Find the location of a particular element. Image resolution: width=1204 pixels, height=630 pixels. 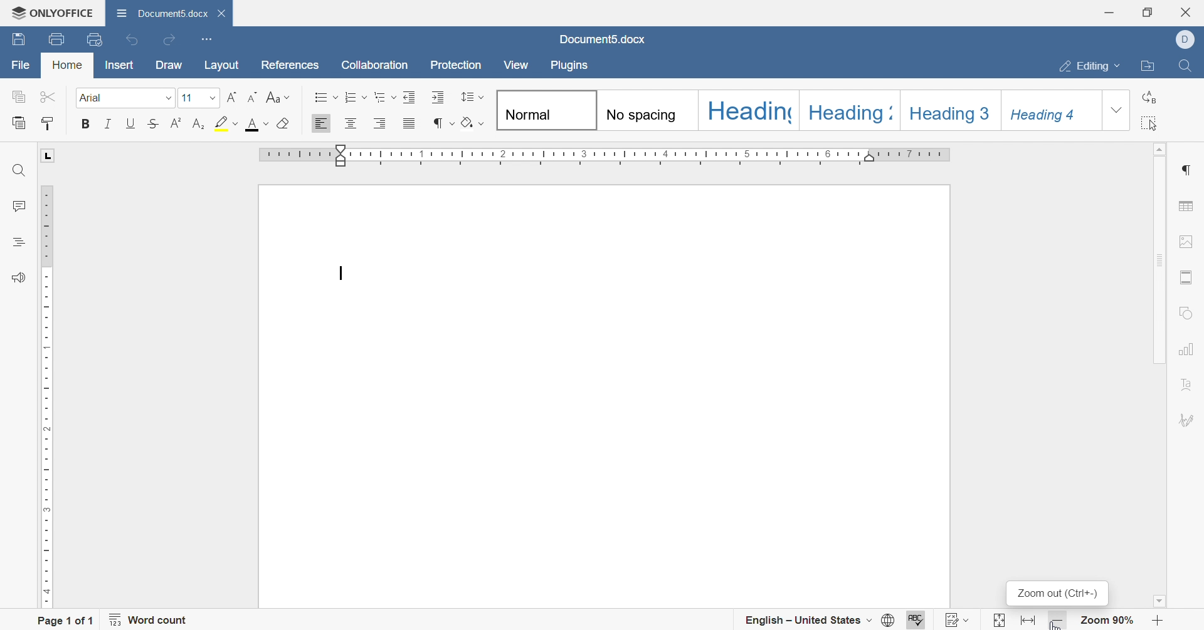

Text editor is located at coordinates (339, 274).